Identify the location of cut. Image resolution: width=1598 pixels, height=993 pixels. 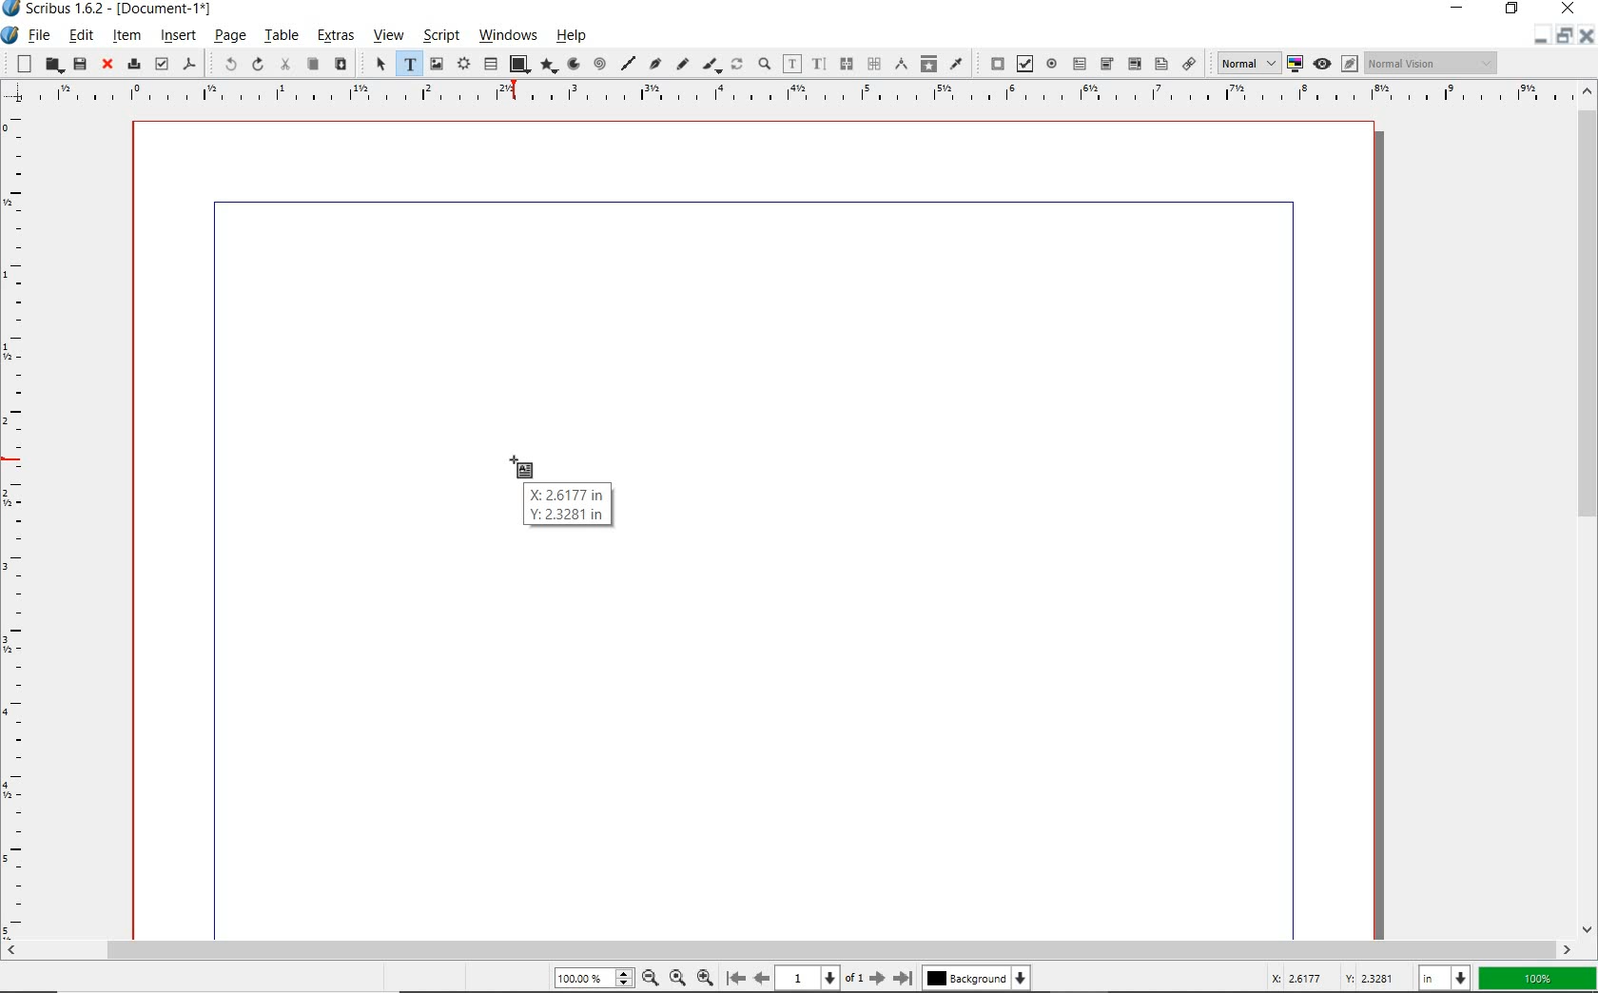
(284, 64).